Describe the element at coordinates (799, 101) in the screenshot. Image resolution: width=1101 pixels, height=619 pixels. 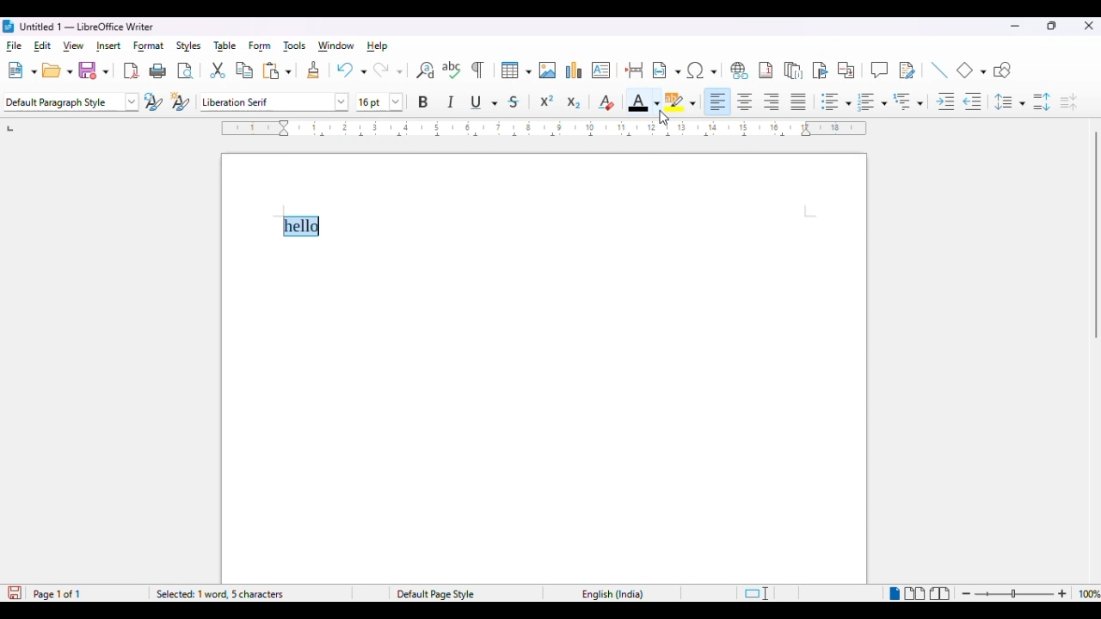
I see `justified` at that location.